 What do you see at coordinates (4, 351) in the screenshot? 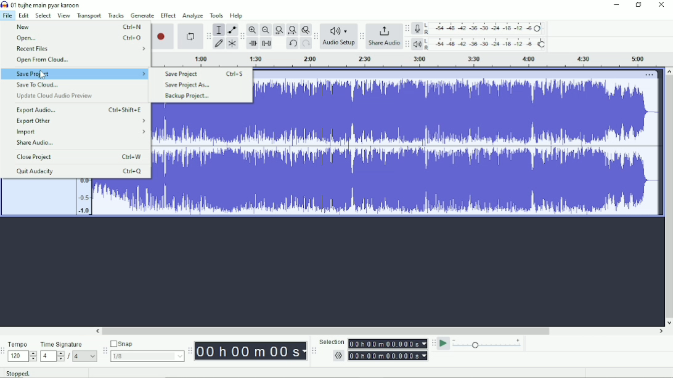
I see `Audacity time signature toolbar` at bounding box center [4, 351].